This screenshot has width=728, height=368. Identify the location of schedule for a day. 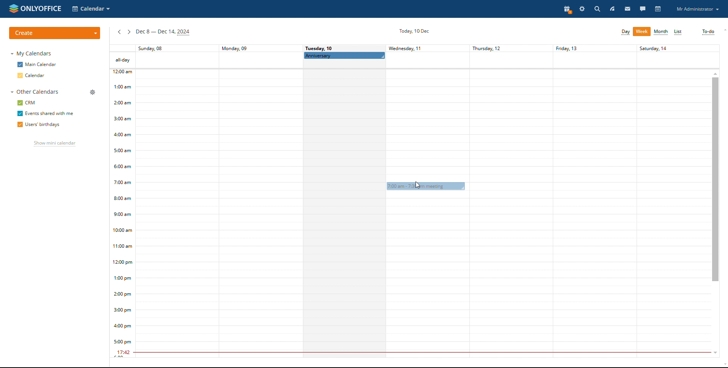
(344, 214).